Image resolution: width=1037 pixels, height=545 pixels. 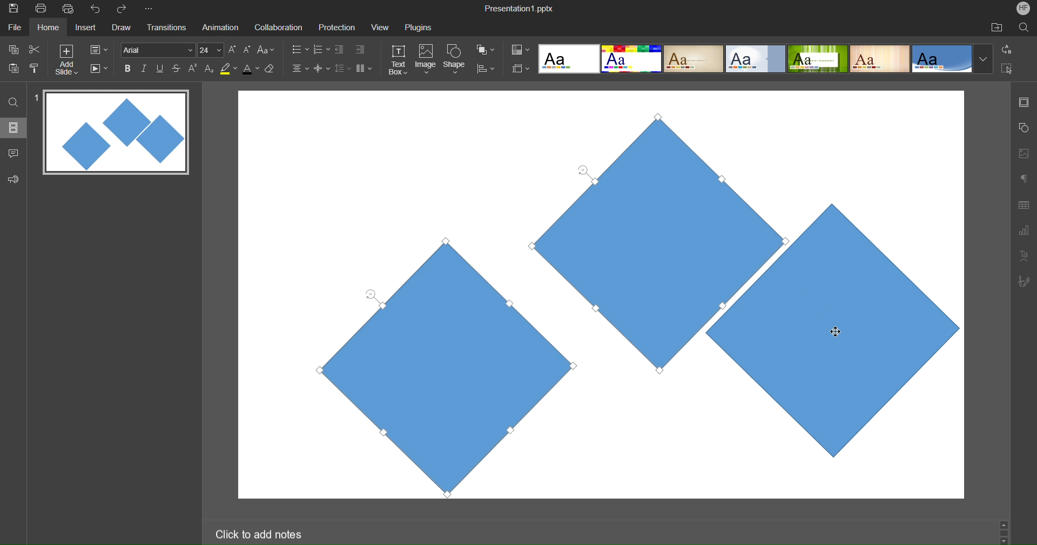 What do you see at coordinates (365, 68) in the screenshot?
I see `Columns` at bounding box center [365, 68].